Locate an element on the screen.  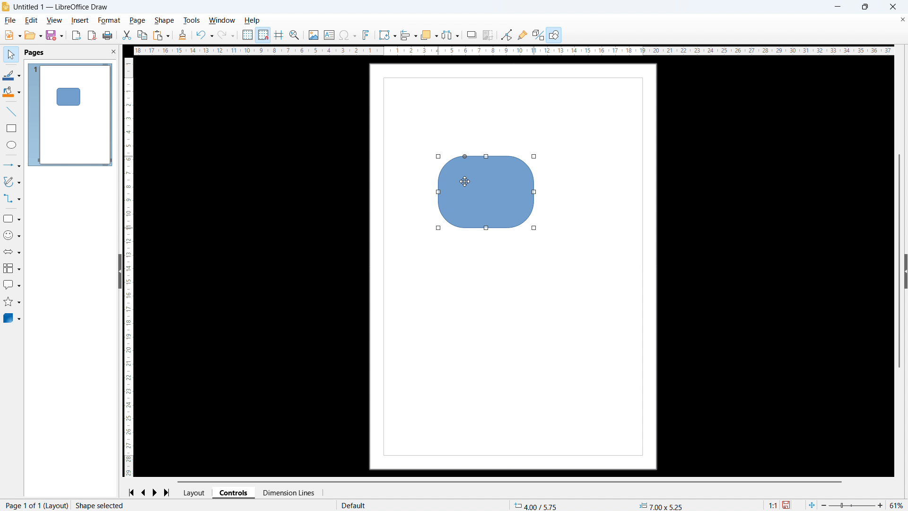
1:1 is located at coordinates (772, 504).